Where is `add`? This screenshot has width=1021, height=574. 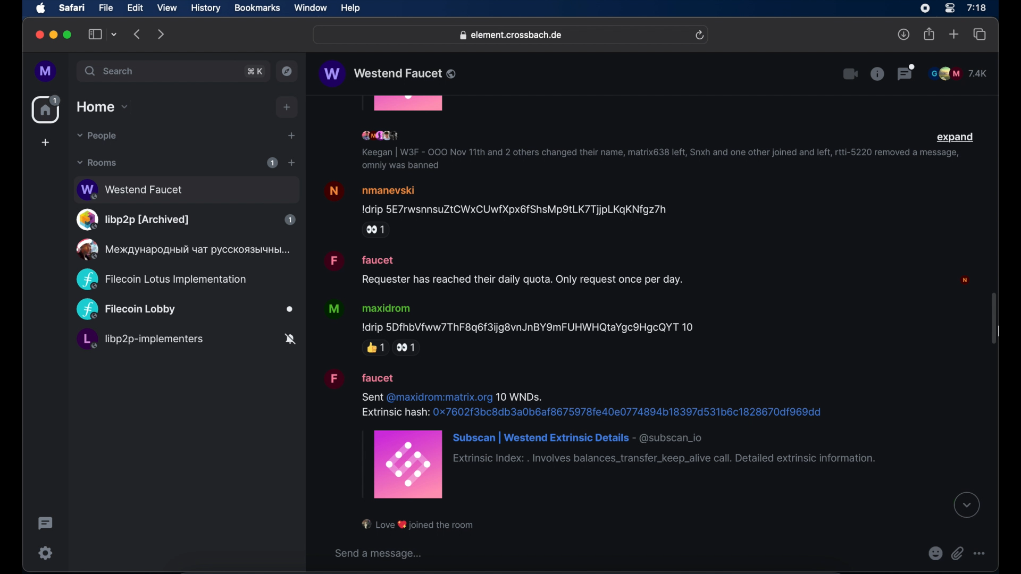 add is located at coordinates (287, 107).